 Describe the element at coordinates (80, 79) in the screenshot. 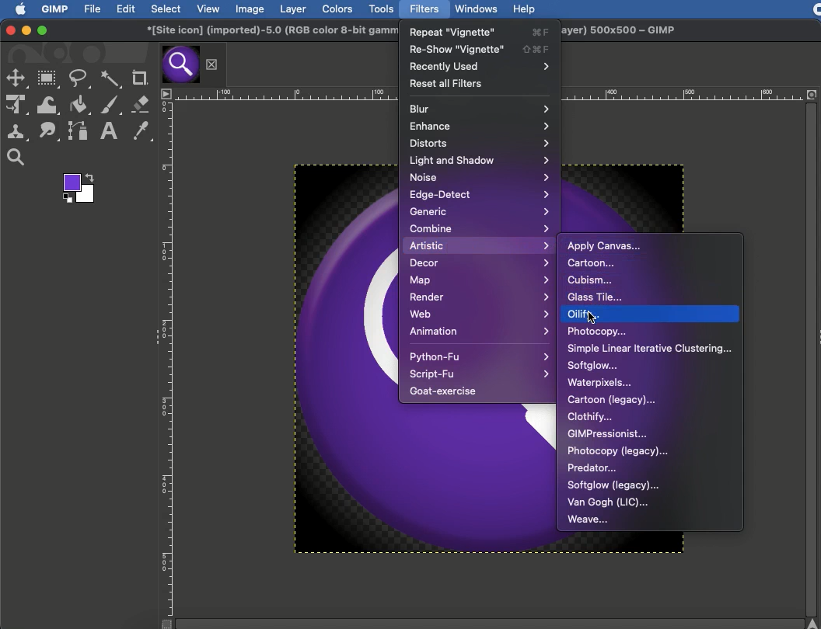

I see `Freeform selection` at that location.